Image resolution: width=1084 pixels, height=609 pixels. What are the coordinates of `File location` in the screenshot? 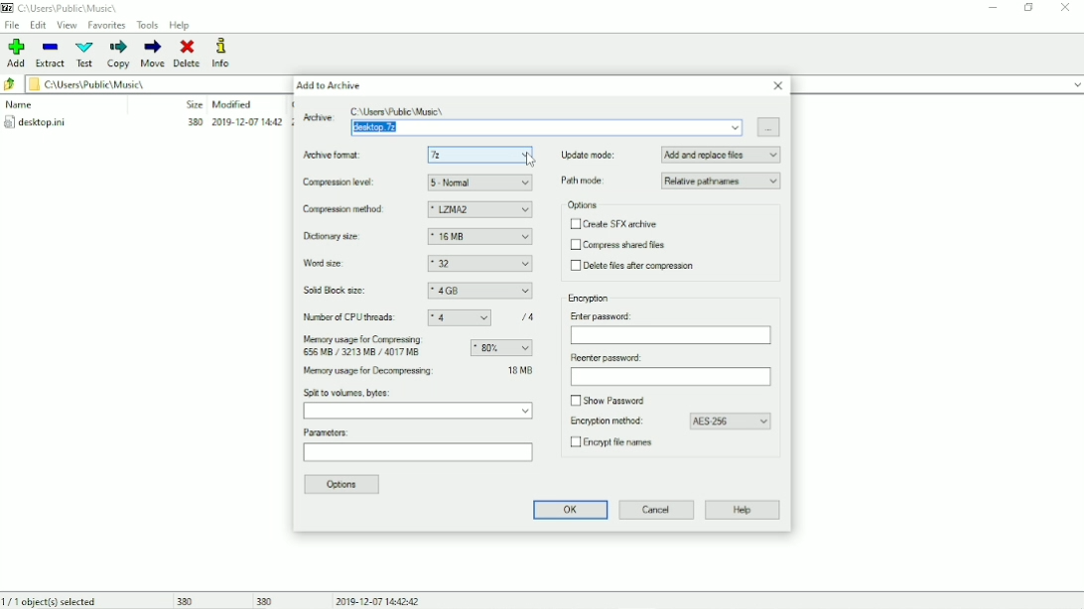 It's located at (151, 83).